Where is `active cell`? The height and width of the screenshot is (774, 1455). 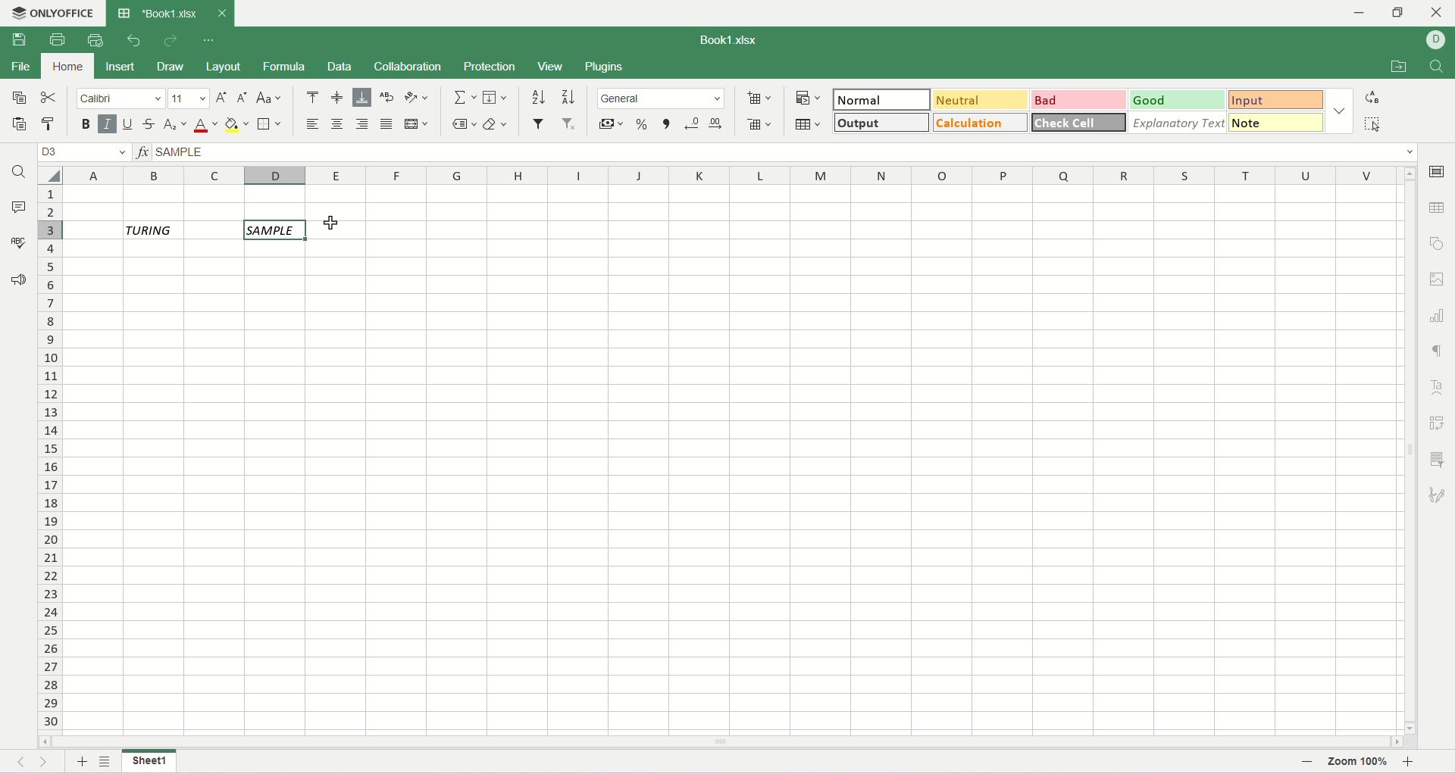 active cell is located at coordinates (275, 229).